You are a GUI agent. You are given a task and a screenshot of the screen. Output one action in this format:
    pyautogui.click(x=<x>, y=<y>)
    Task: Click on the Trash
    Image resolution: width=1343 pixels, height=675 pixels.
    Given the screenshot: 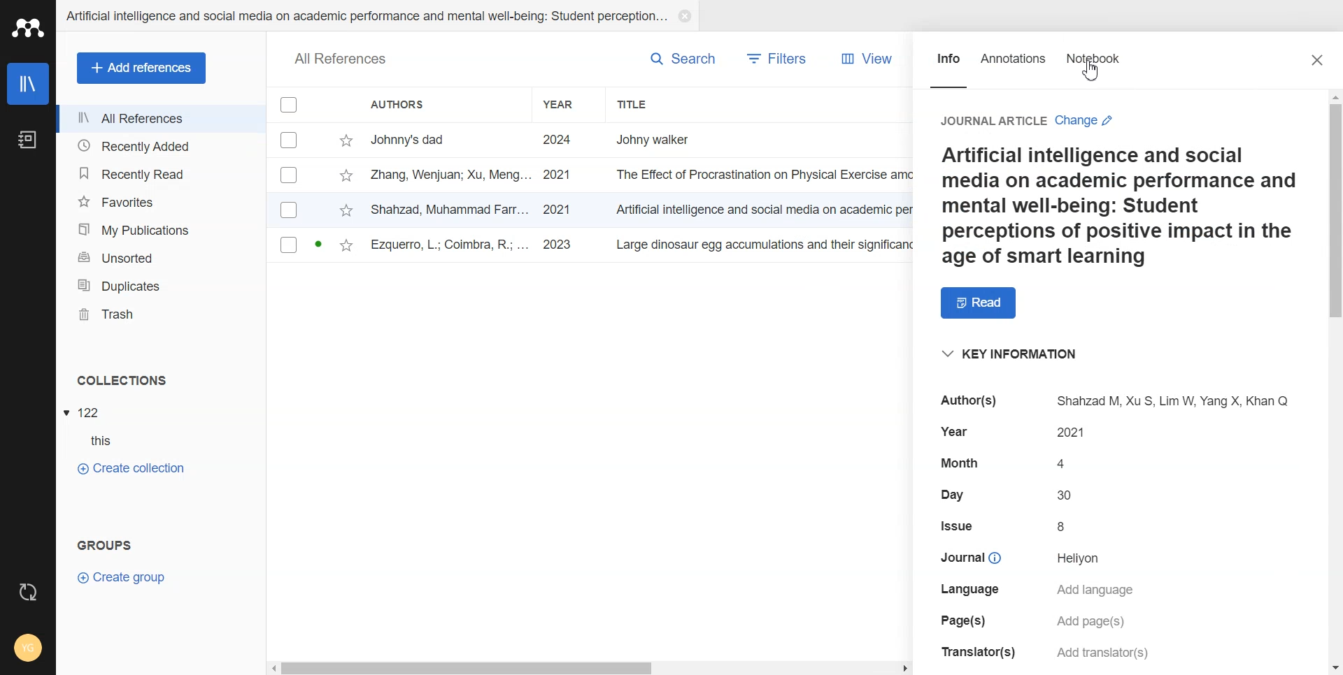 What is the action you would take?
    pyautogui.click(x=161, y=314)
    